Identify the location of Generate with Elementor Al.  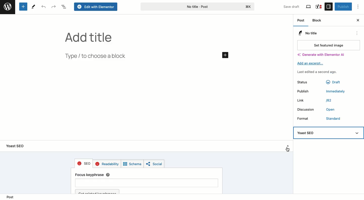
(321, 55).